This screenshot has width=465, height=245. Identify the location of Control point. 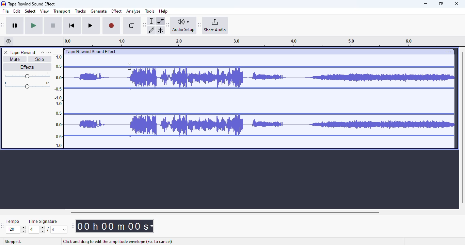
(130, 114).